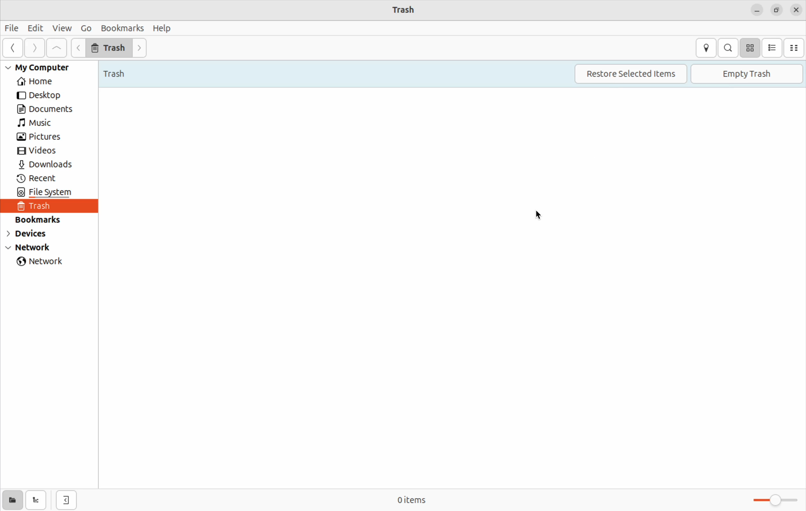  I want to click on Go, so click(86, 27).